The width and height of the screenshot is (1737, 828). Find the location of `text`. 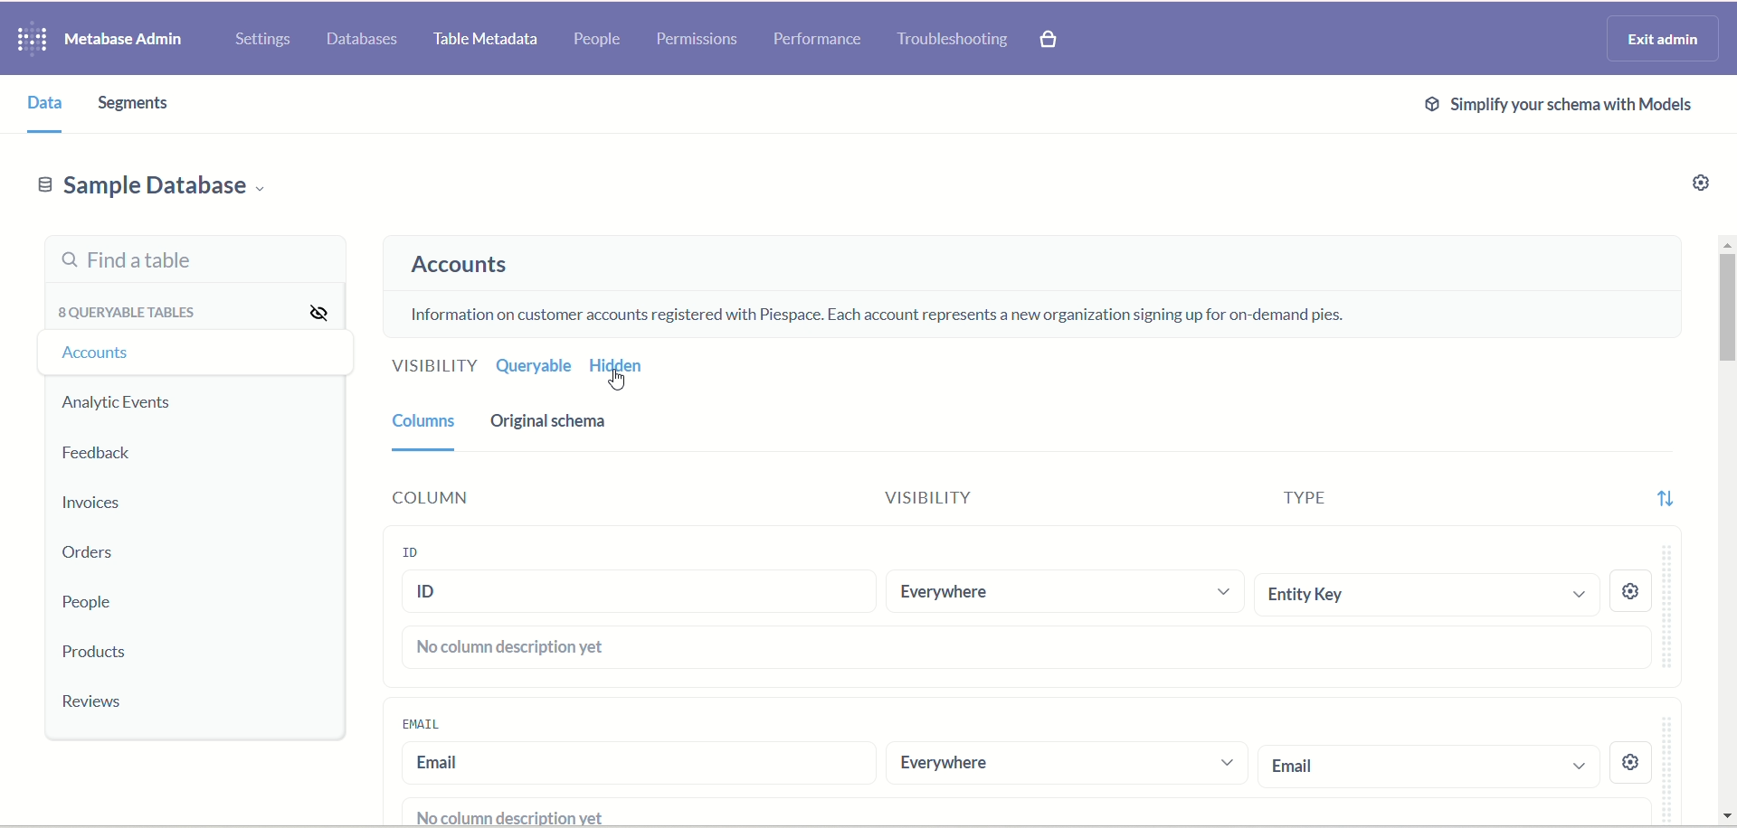

text is located at coordinates (875, 310).